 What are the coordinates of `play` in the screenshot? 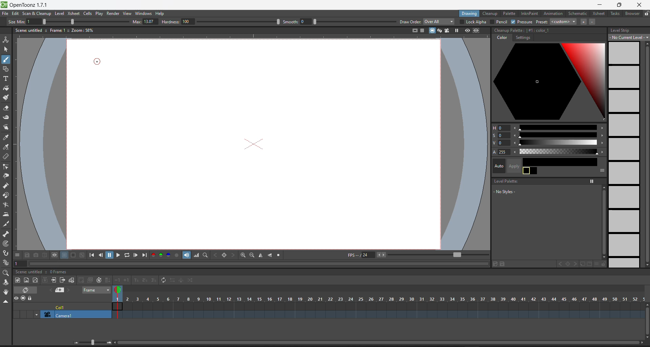 It's located at (119, 254).